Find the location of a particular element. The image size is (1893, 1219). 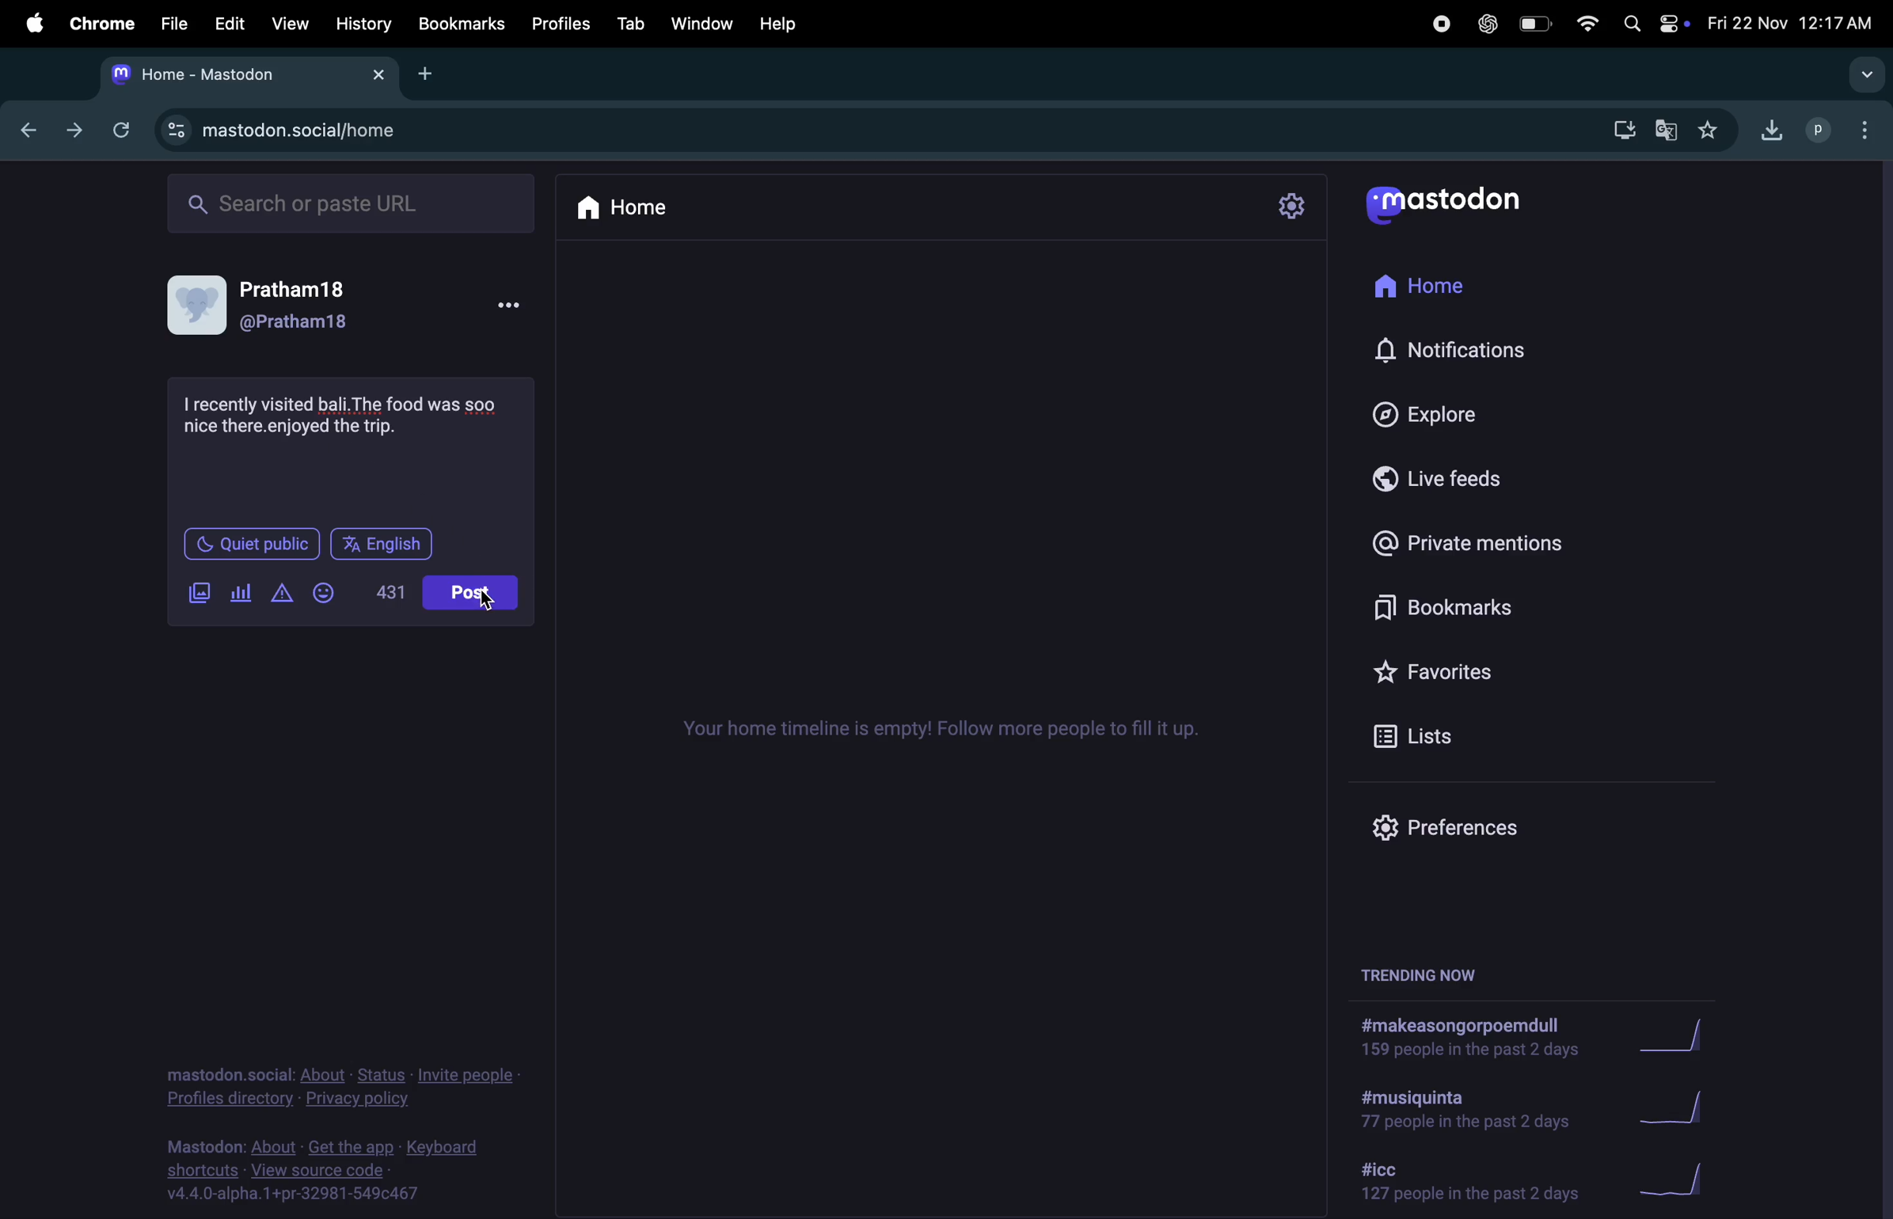

help is located at coordinates (782, 21).